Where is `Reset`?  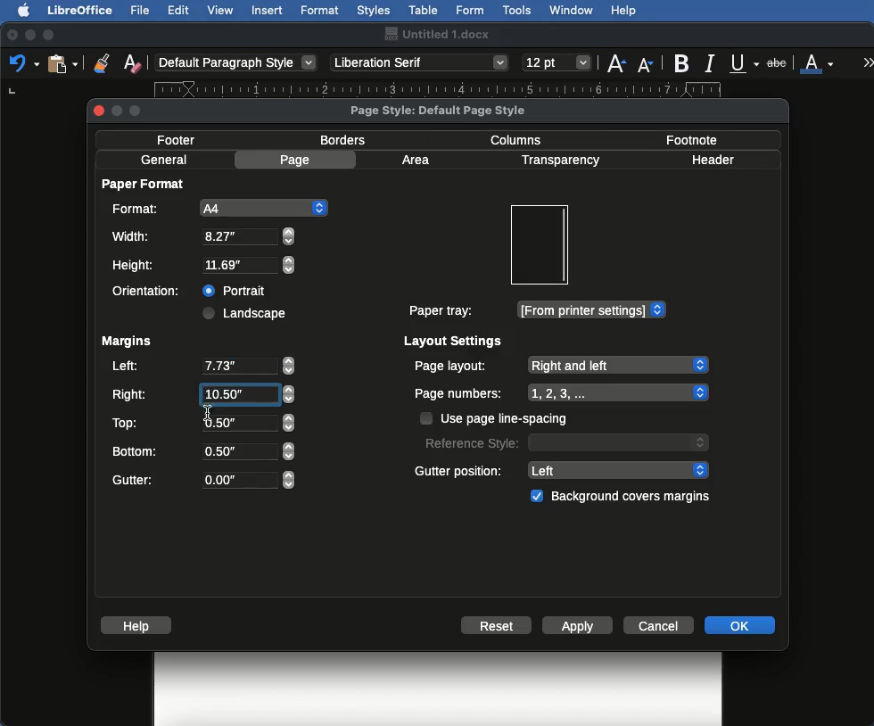 Reset is located at coordinates (497, 627).